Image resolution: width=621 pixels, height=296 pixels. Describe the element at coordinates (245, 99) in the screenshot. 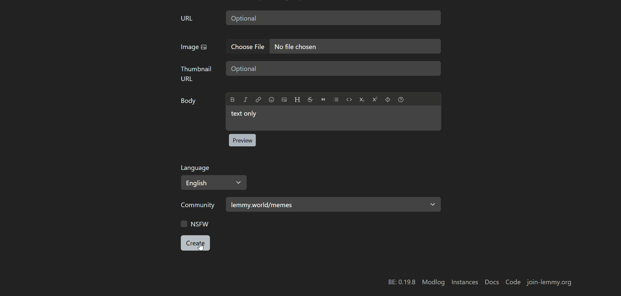

I see `Italic` at that location.